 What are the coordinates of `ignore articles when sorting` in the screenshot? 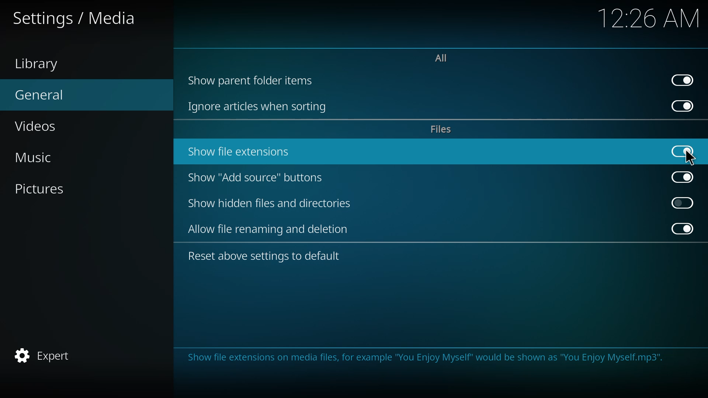 It's located at (260, 107).